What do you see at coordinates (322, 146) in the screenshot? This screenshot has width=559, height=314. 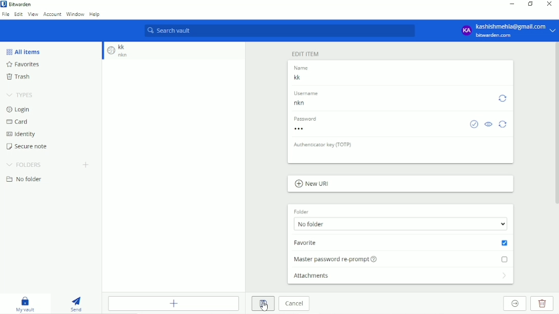 I see `Authenticator key` at bounding box center [322, 146].